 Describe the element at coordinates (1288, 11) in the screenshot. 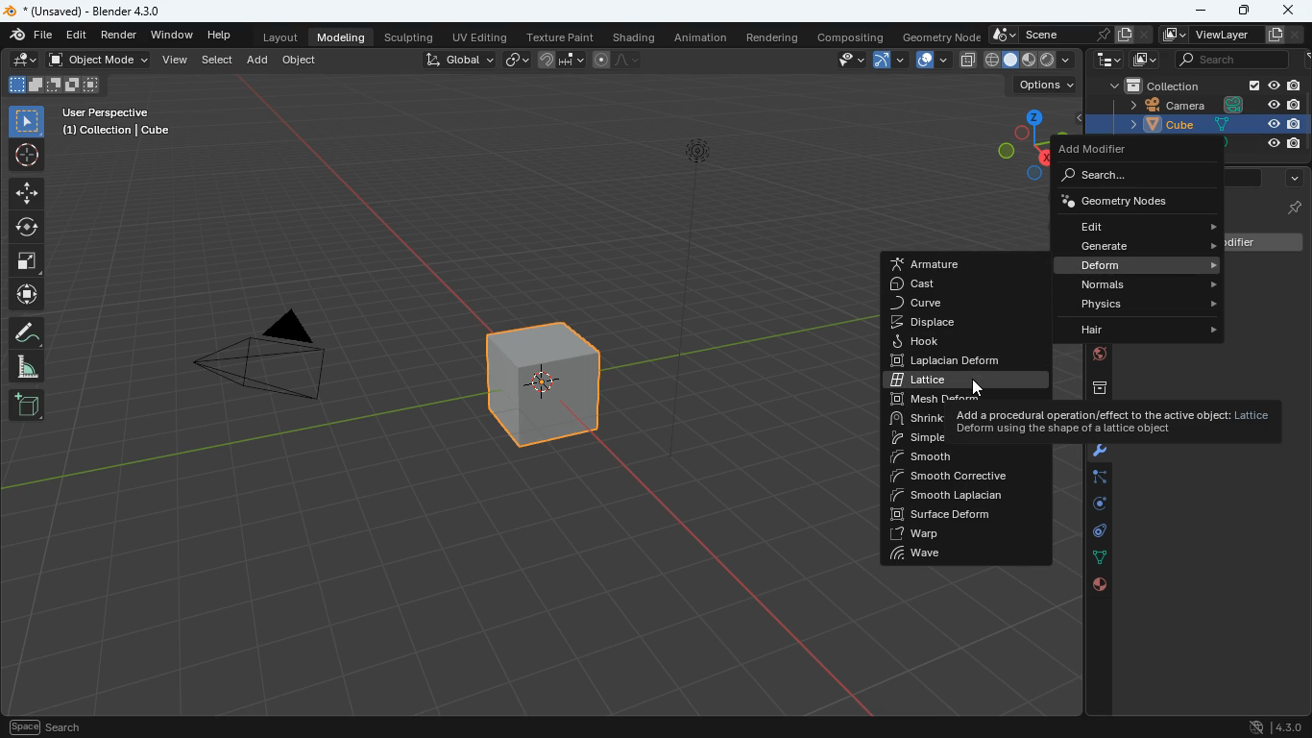

I see `close` at that location.